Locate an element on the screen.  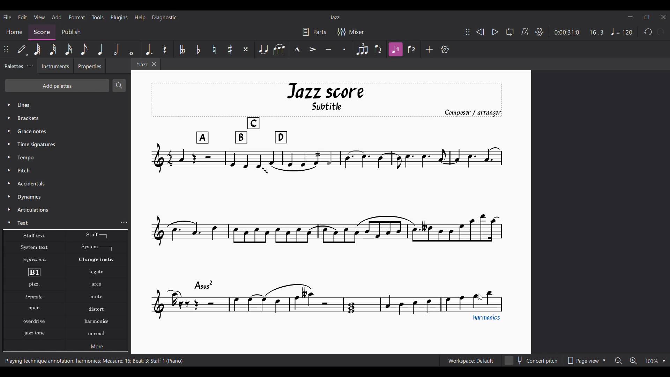
Close interface is located at coordinates (663, 17).